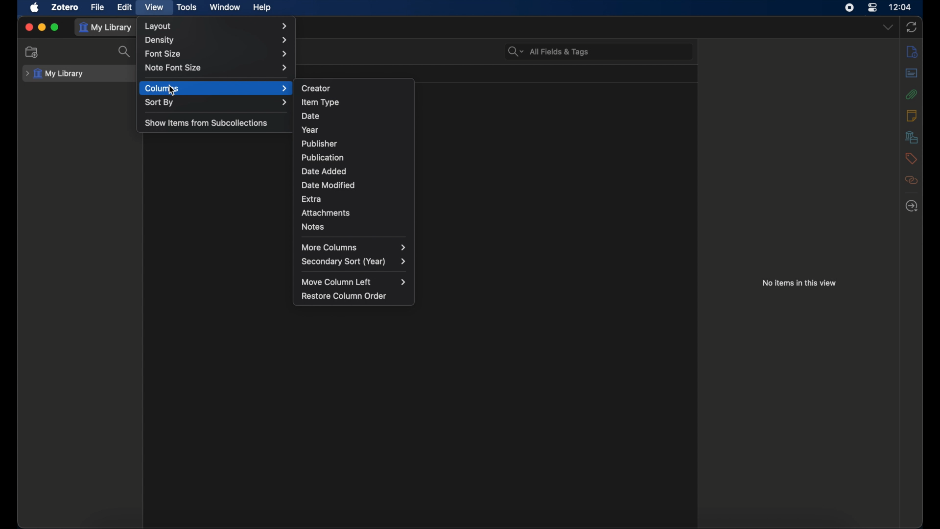 The image size is (940, 529). I want to click on extra, so click(311, 198).